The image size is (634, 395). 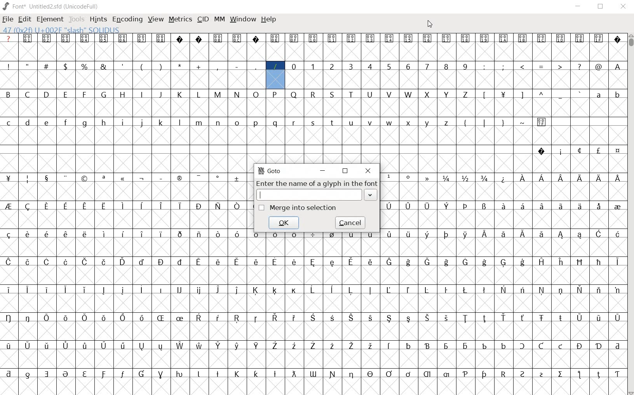 What do you see at coordinates (446, 262) in the screenshot?
I see `glyph` at bounding box center [446, 262].